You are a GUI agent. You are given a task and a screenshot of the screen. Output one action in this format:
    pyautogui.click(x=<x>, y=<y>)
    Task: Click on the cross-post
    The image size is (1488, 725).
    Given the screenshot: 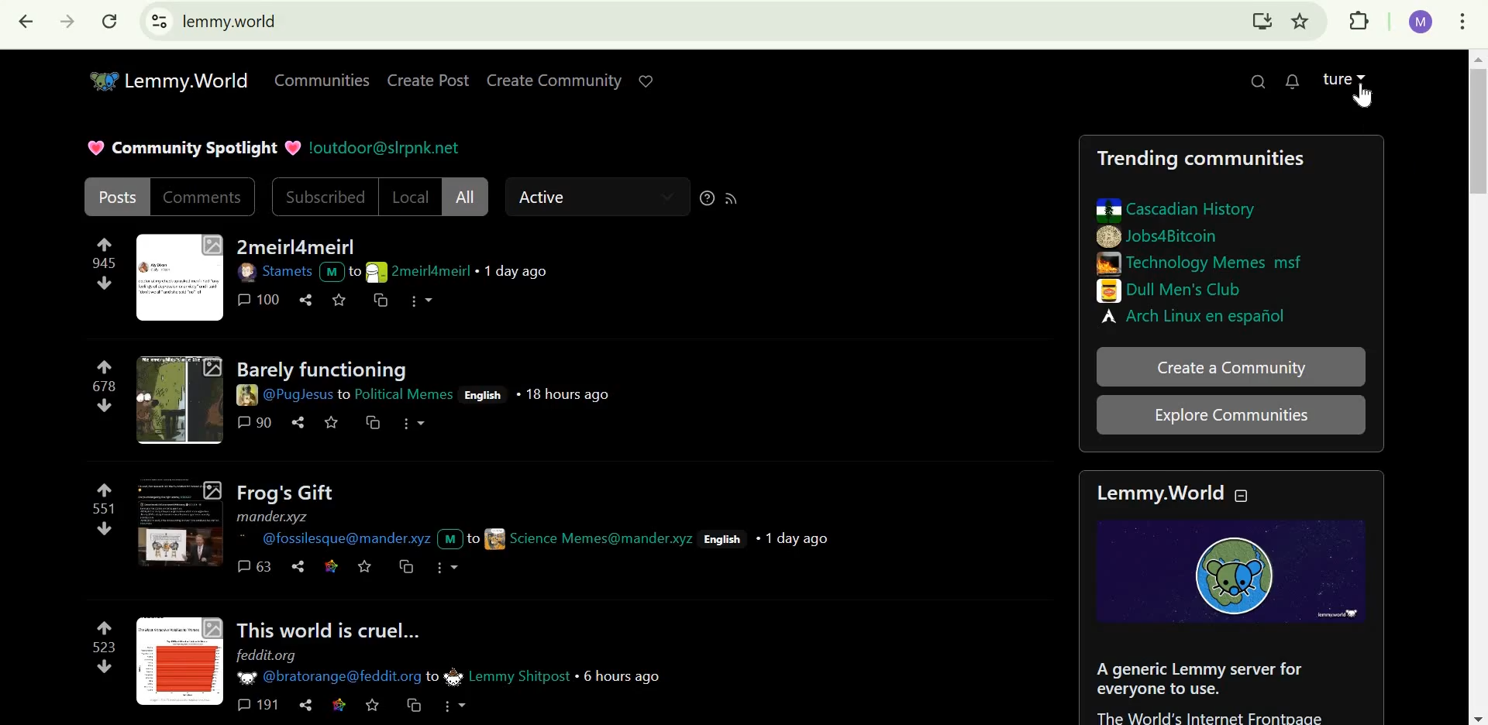 What is the action you would take?
    pyautogui.click(x=403, y=566)
    